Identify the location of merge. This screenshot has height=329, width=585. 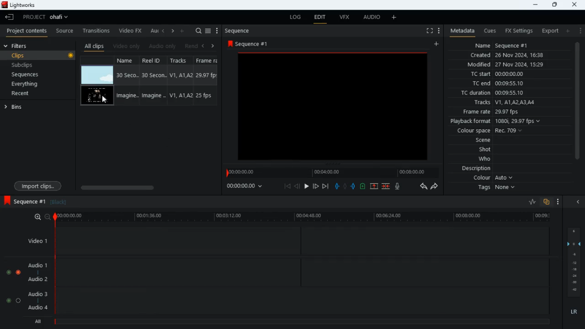
(387, 187).